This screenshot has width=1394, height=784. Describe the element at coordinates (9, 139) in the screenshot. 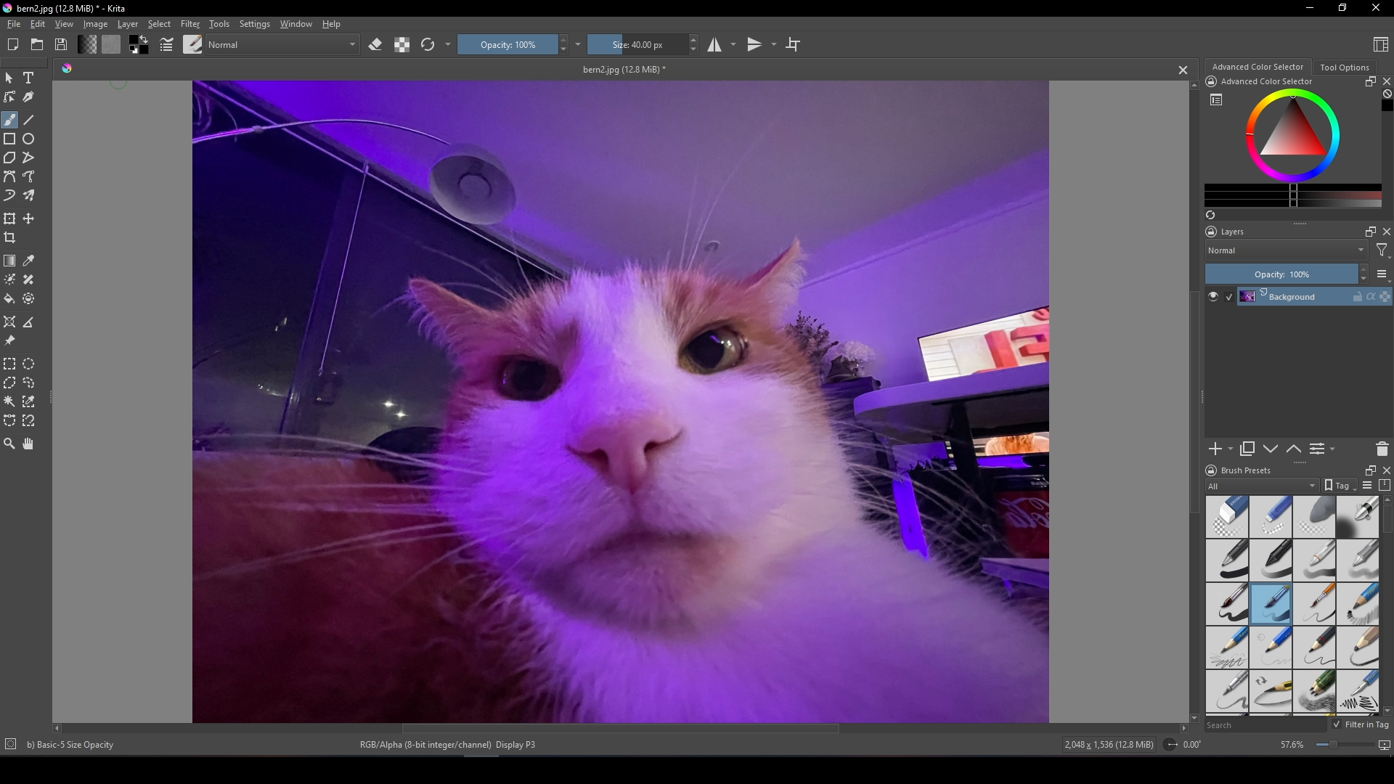

I see `Rectangle tool` at that location.